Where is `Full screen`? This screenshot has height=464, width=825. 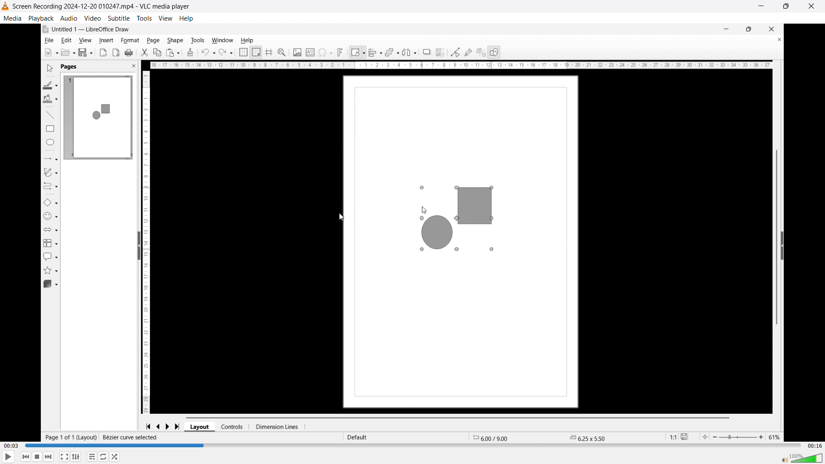 Full screen is located at coordinates (64, 457).